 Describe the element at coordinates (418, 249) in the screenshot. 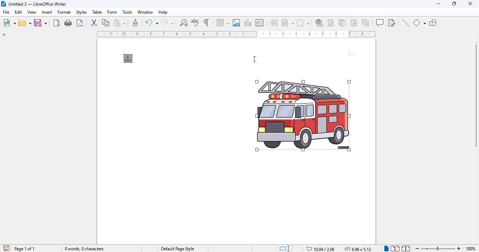

I see `zoom out` at that location.